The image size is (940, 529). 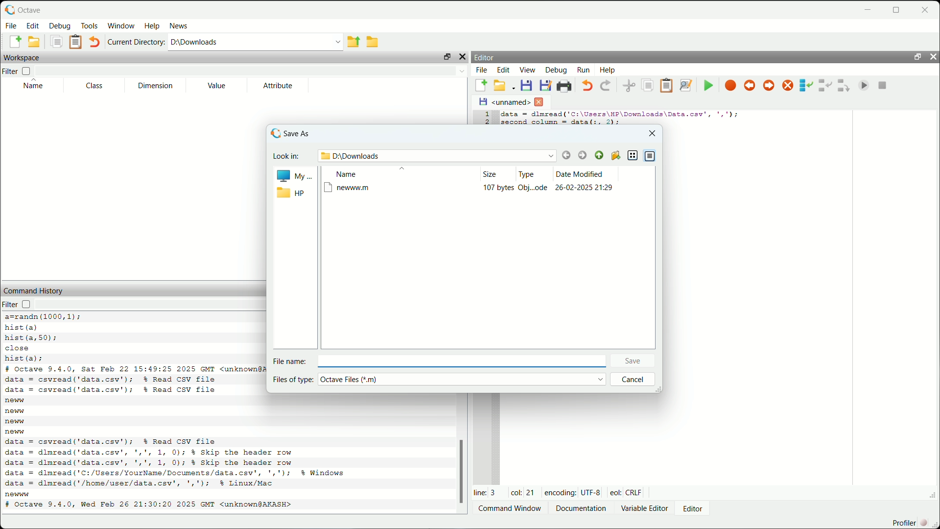 What do you see at coordinates (22, 59) in the screenshot?
I see `workspace` at bounding box center [22, 59].